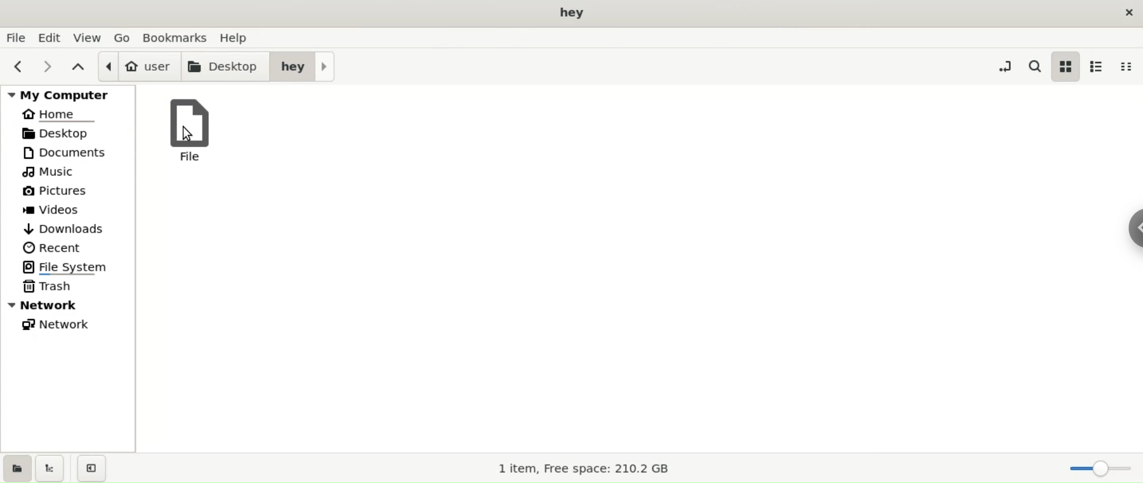 Image resolution: width=1143 pixels, height=483 pixels. Describe the element at coordinates (1033, 67) in the screenshot. I see `search` at that location.